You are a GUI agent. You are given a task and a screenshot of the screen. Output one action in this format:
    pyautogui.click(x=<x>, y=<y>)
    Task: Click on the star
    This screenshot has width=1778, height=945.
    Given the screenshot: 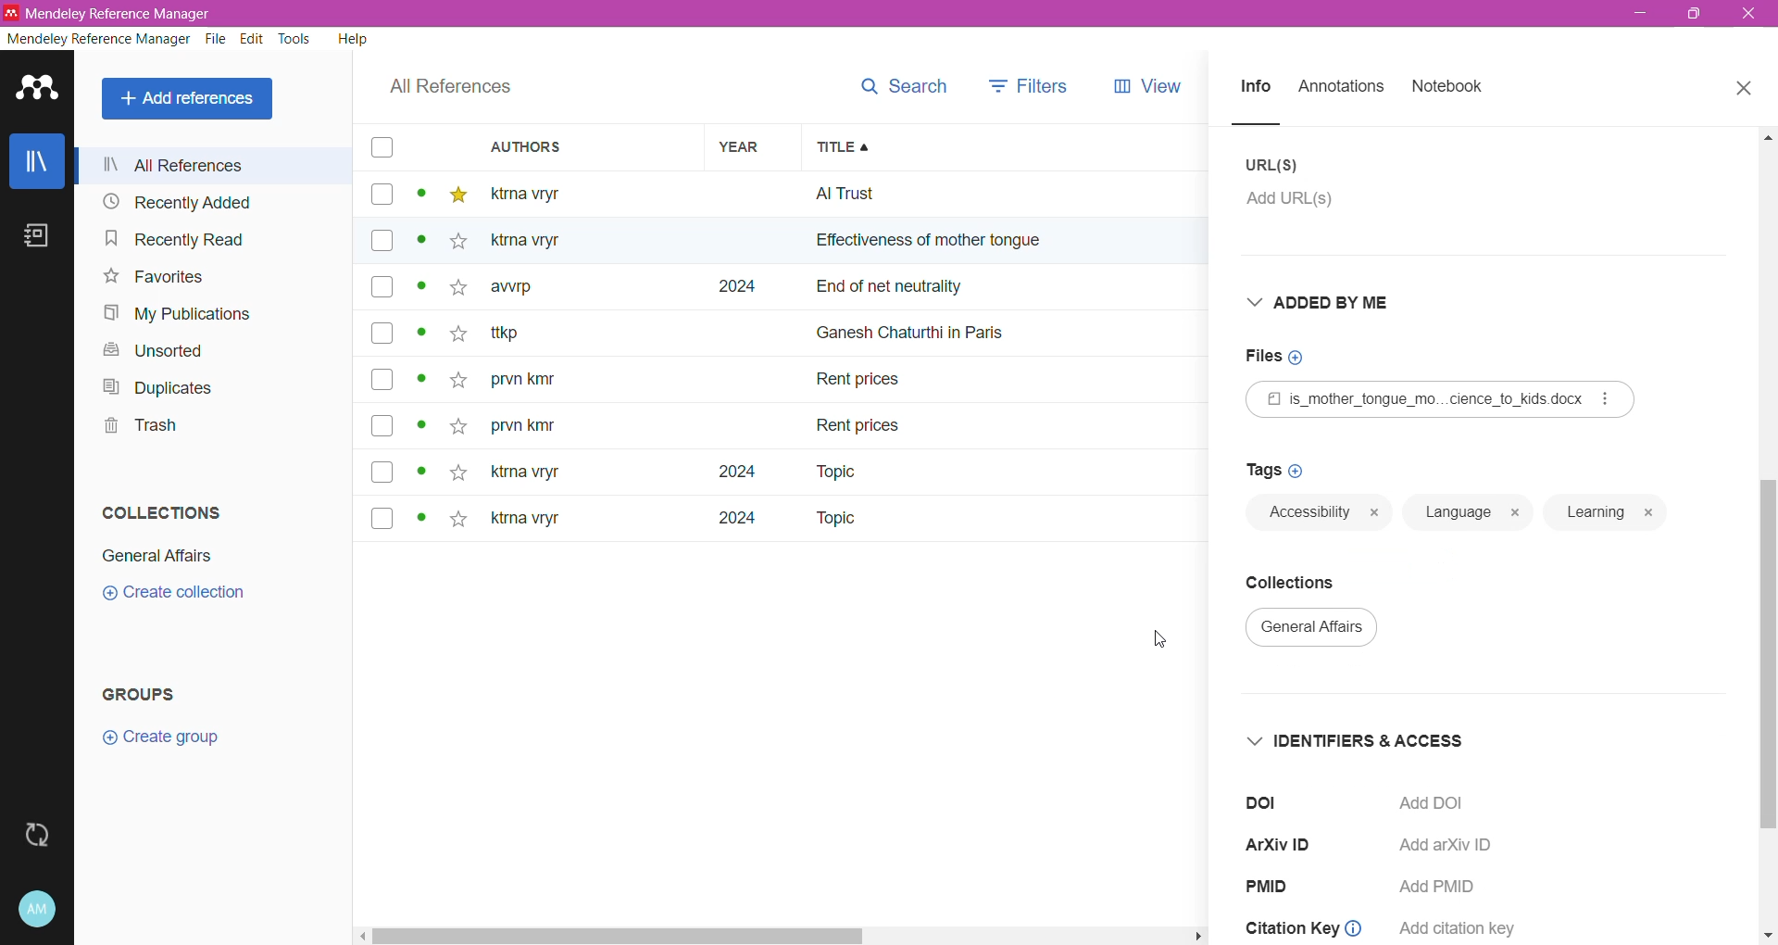 What is the action you would take?
    pyautogui.click(x=452, y=294)
    